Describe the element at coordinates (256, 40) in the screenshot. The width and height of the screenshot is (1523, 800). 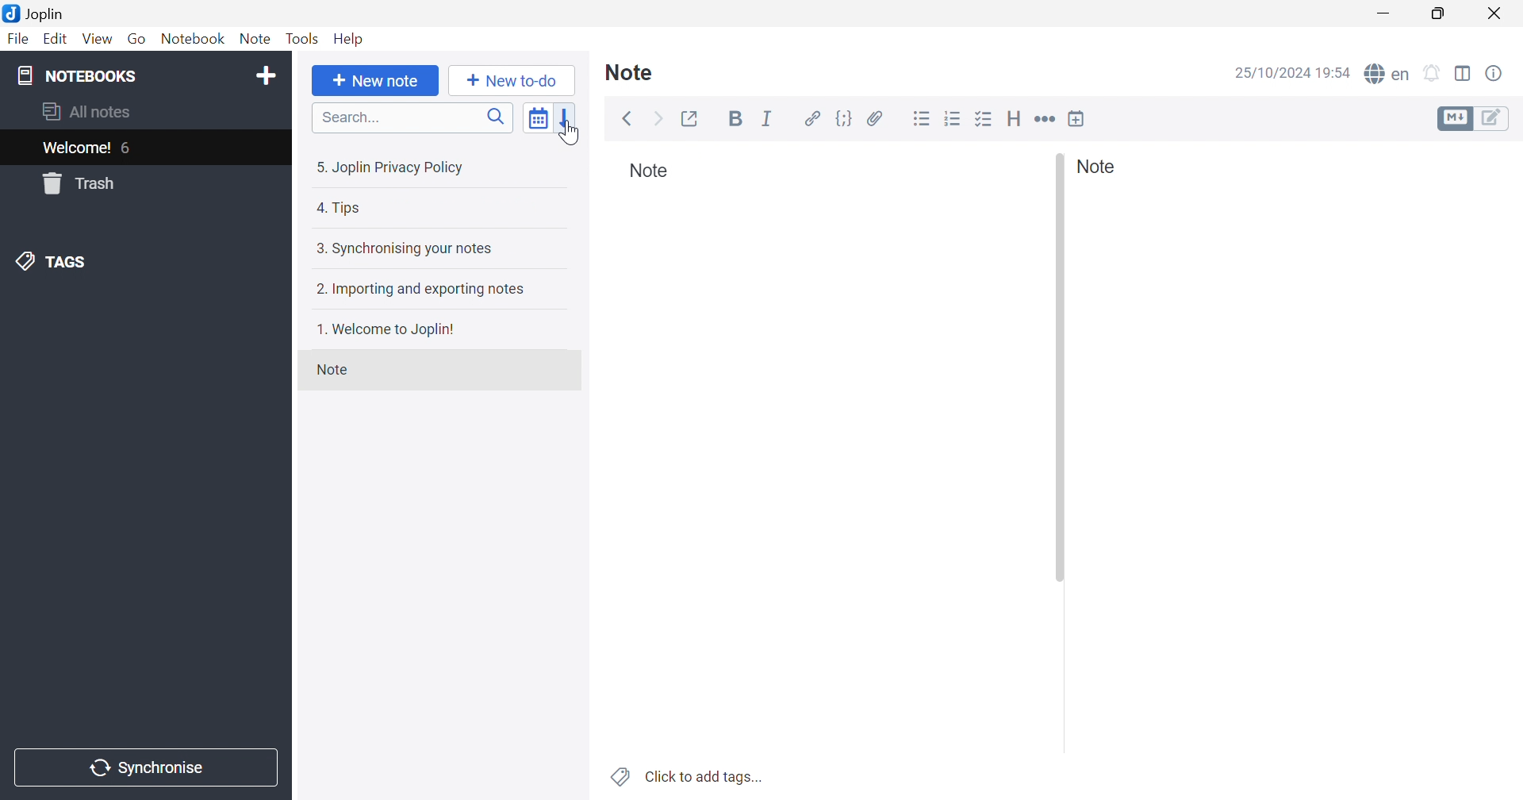
I see `Note` at that location.